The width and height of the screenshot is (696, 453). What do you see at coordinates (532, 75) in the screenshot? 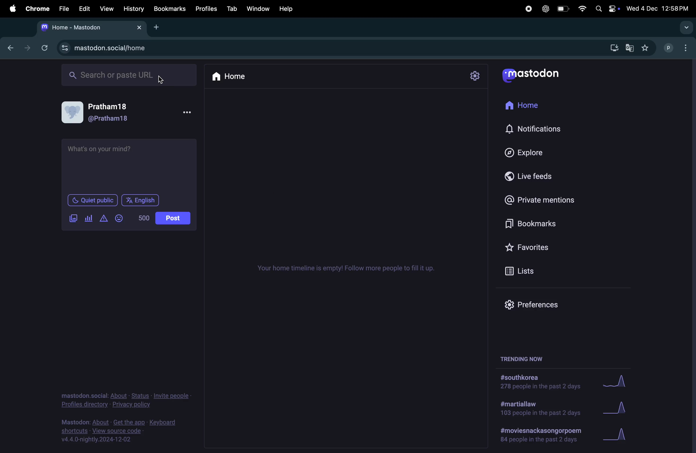
I see `mastodon` at bounding box center [532, 75].